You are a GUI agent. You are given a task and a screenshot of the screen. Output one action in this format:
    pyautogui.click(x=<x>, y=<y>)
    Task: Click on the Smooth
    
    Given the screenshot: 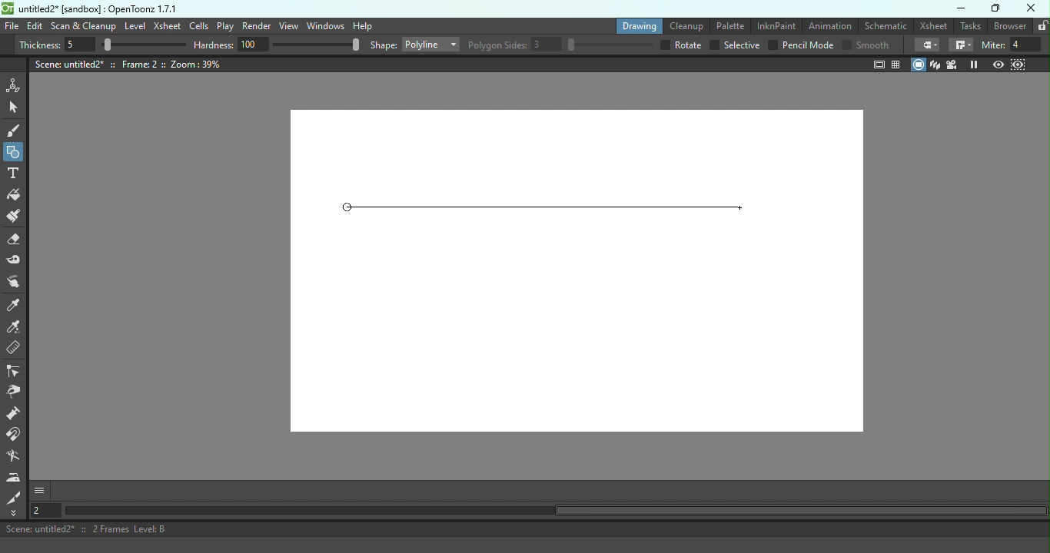 What is the action you would take?
    pyautogui.click(x=867, y=45)
    